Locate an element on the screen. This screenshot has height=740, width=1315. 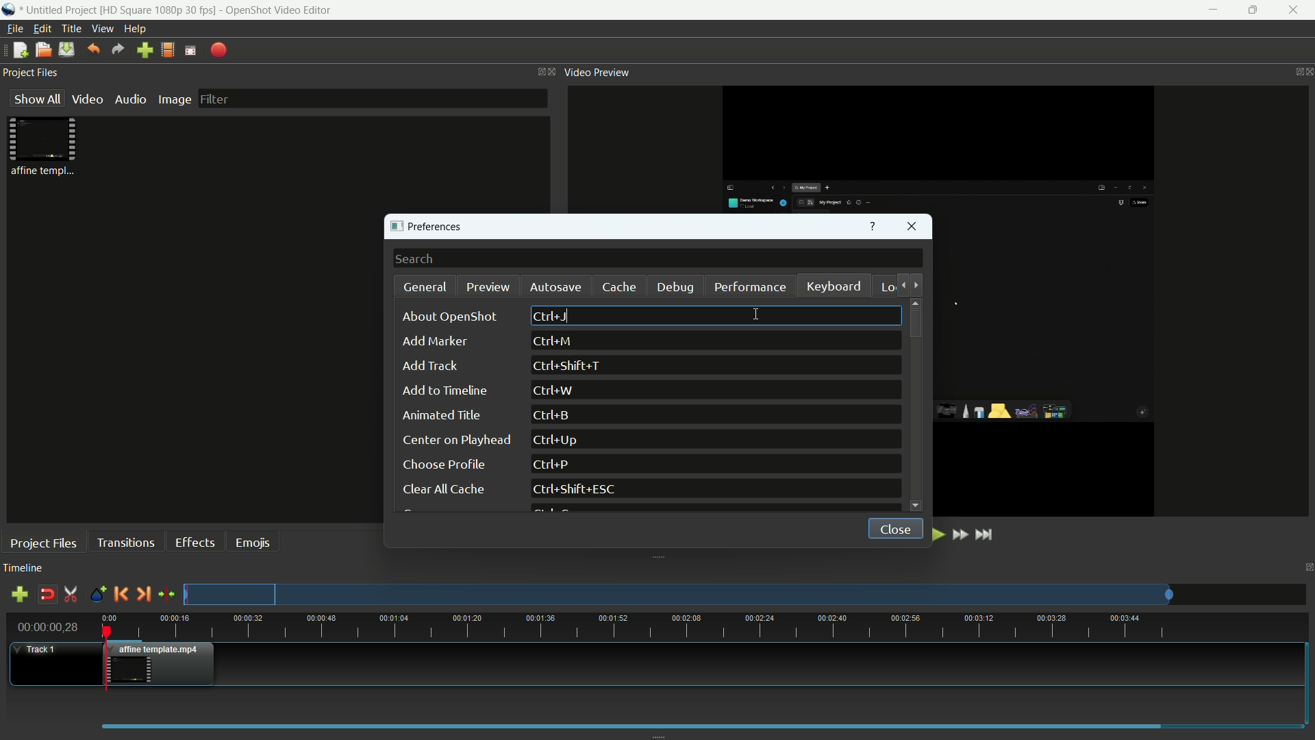
export is located at coordinates (219, 50).